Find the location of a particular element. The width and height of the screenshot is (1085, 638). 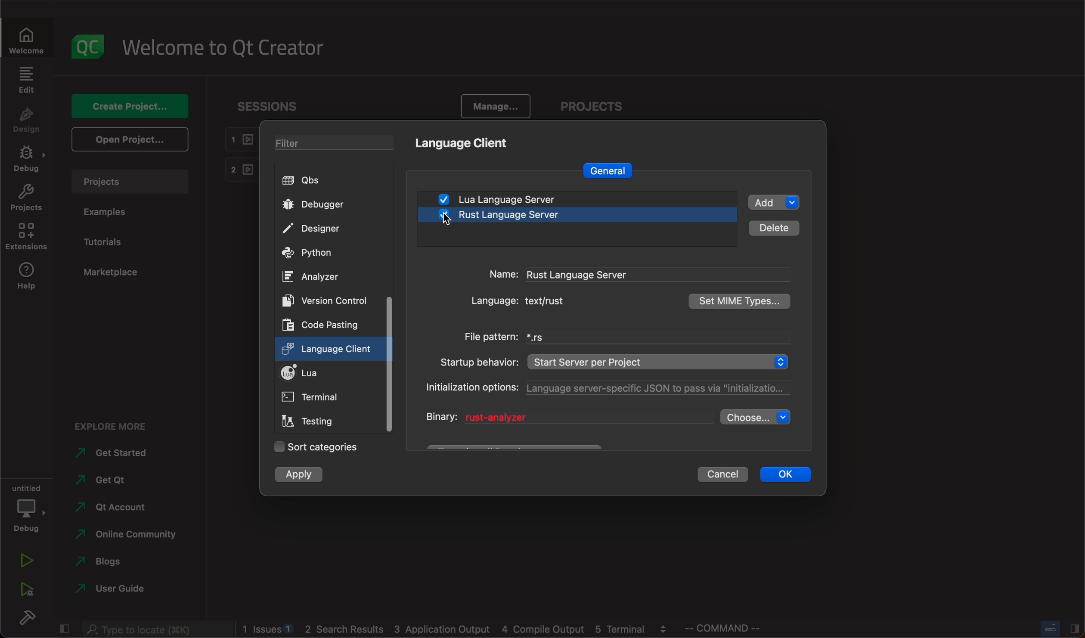

version is located at coordinates (325, 300).